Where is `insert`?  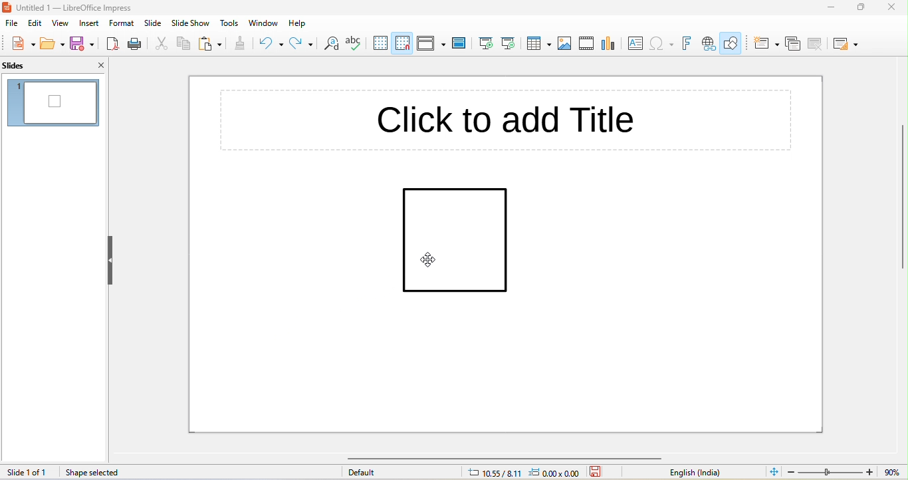
insert is located at coordinates (88, 23).